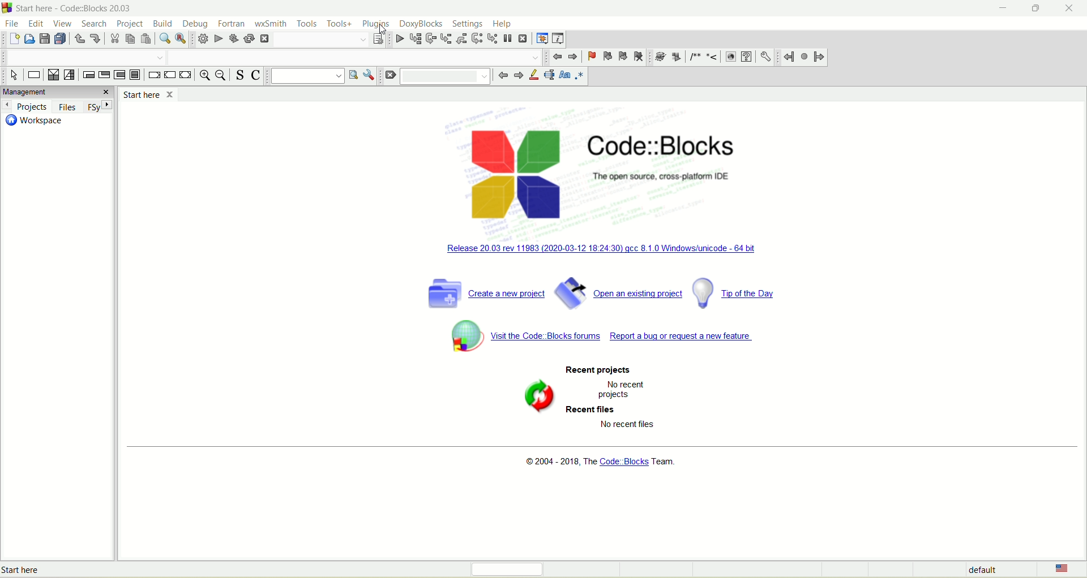  I want to click on cursor, so click(386, 31).